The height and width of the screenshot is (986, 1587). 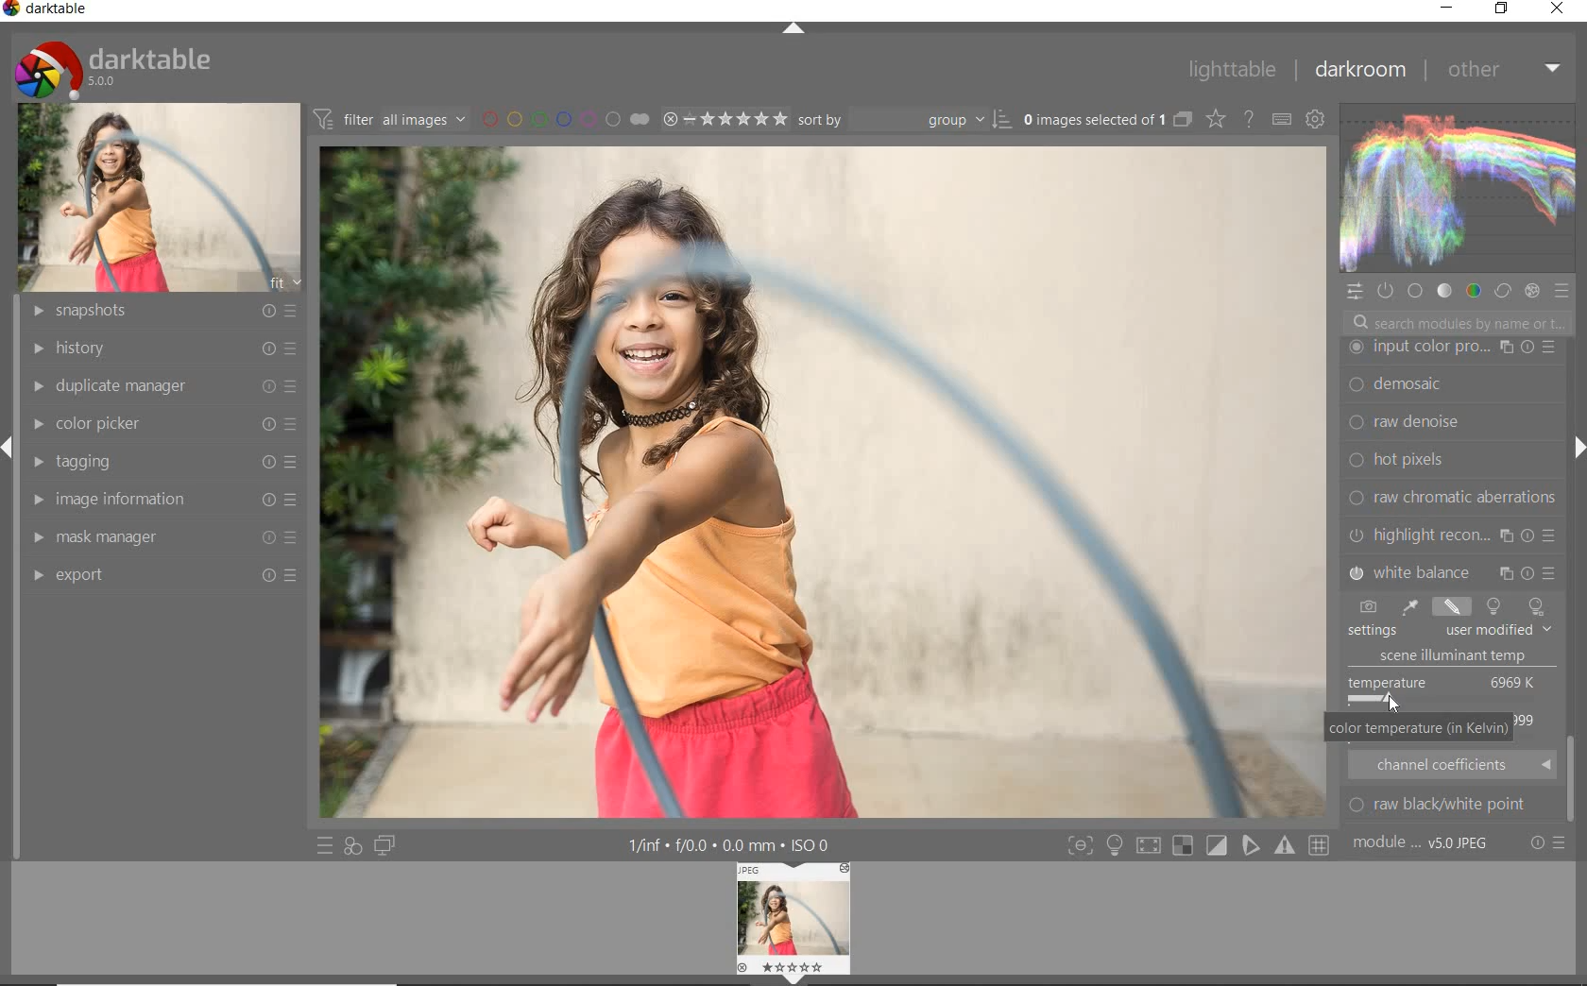 What do you see at coordinates (1453, 764) in the screenshot?
I see `CHANNEL COEFFICIENTS` at bounding box center [1453, 764].